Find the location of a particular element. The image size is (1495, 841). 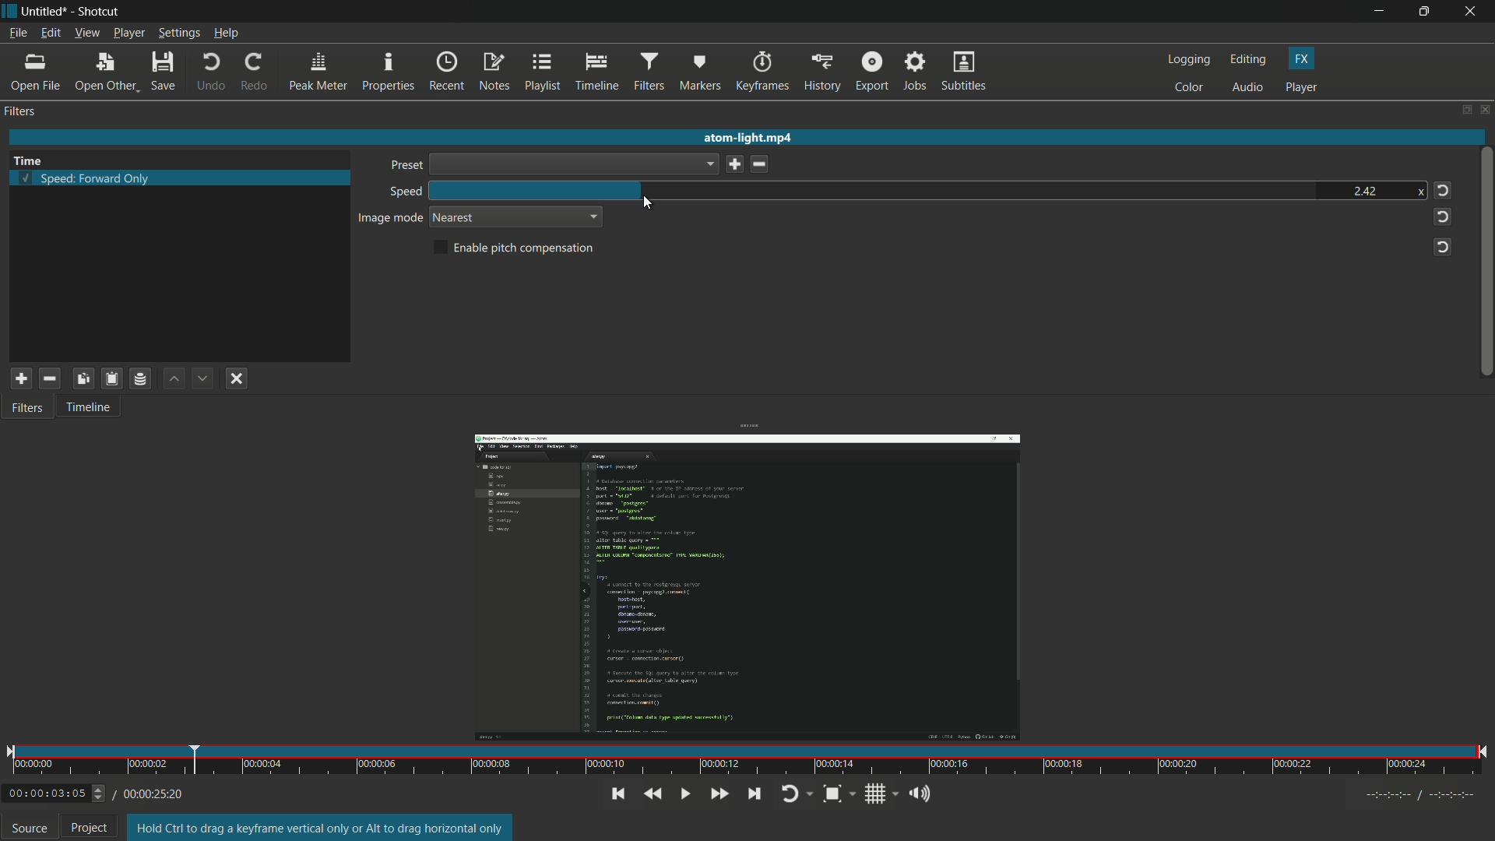

add a filter is located at coordinates (19, 379).